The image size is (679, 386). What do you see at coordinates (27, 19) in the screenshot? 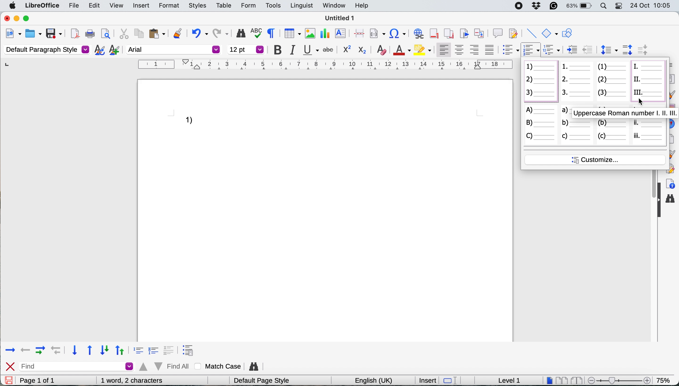
I see `maximise` at bounding box center [27, 19].